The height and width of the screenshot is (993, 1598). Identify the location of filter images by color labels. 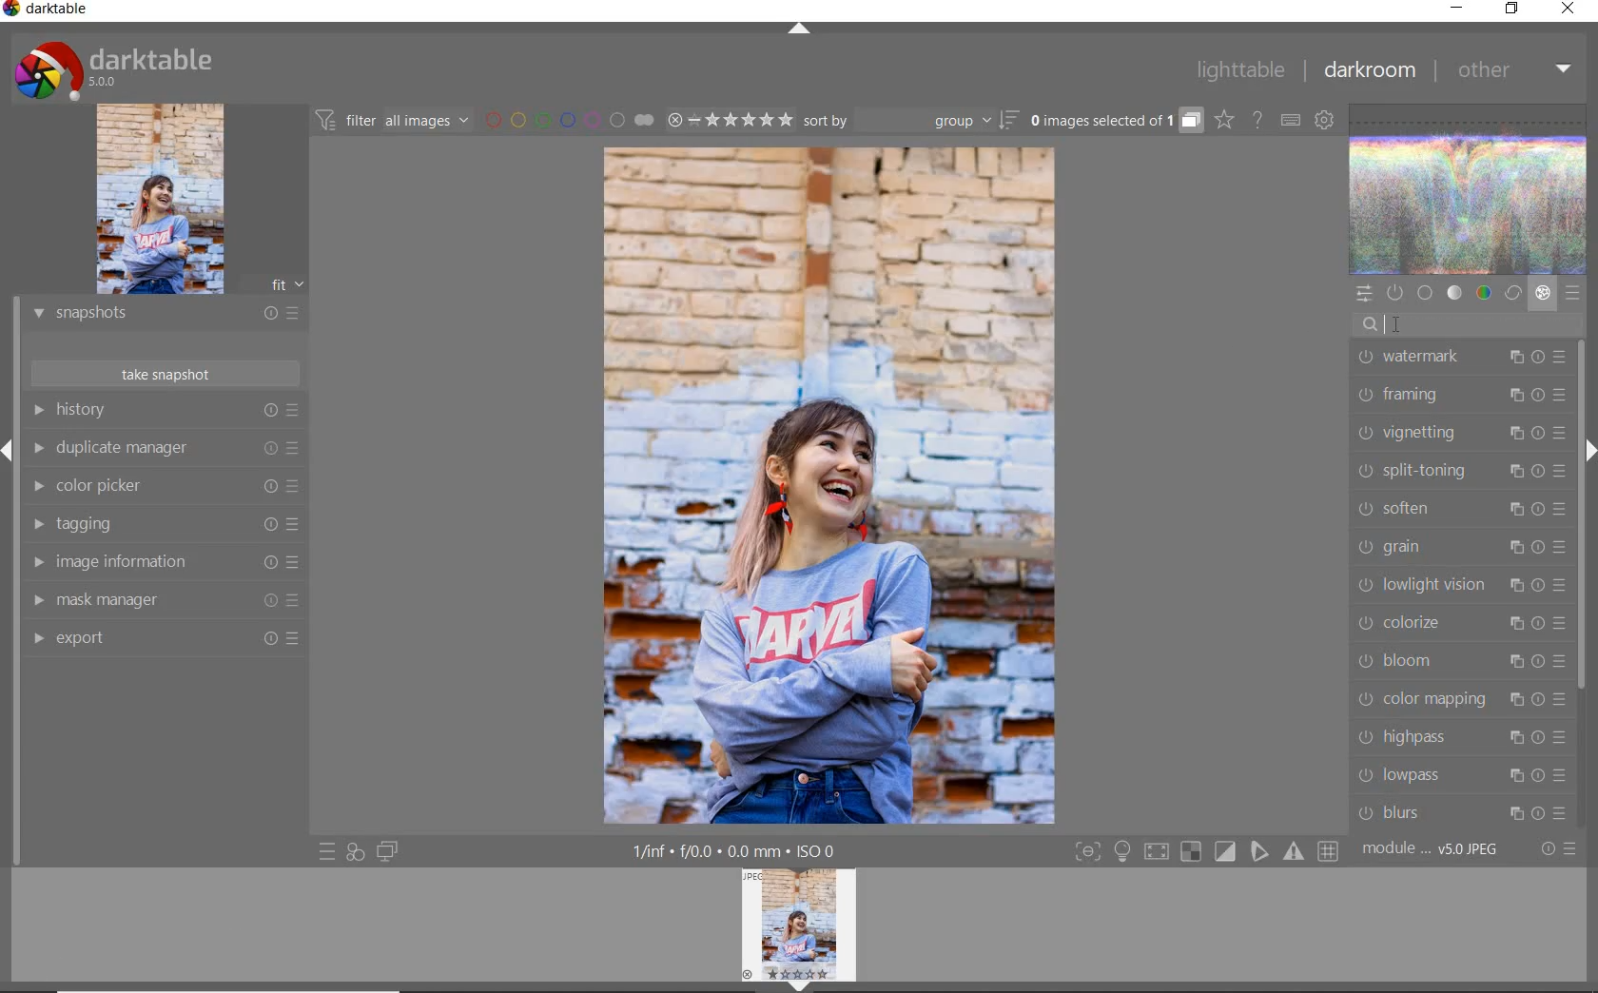
(569, 121).